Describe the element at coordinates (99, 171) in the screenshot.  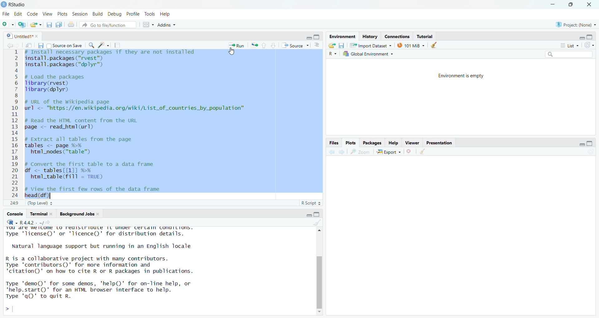
I see `# Convert the first table to a data frame df <- tables[[1]] %>% htm1_table(fill = TRUE)` at that location.